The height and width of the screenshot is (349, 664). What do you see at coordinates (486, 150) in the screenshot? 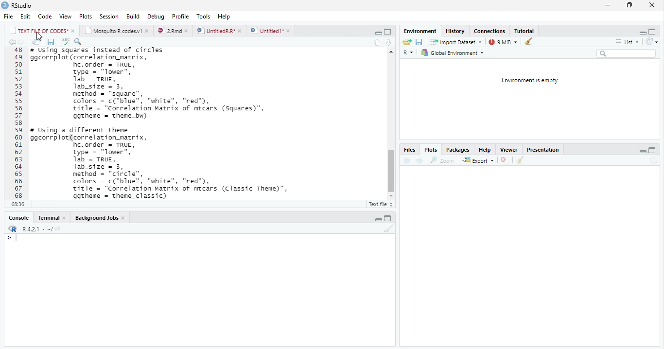
I see `Help` at bounding box center [486, 150].